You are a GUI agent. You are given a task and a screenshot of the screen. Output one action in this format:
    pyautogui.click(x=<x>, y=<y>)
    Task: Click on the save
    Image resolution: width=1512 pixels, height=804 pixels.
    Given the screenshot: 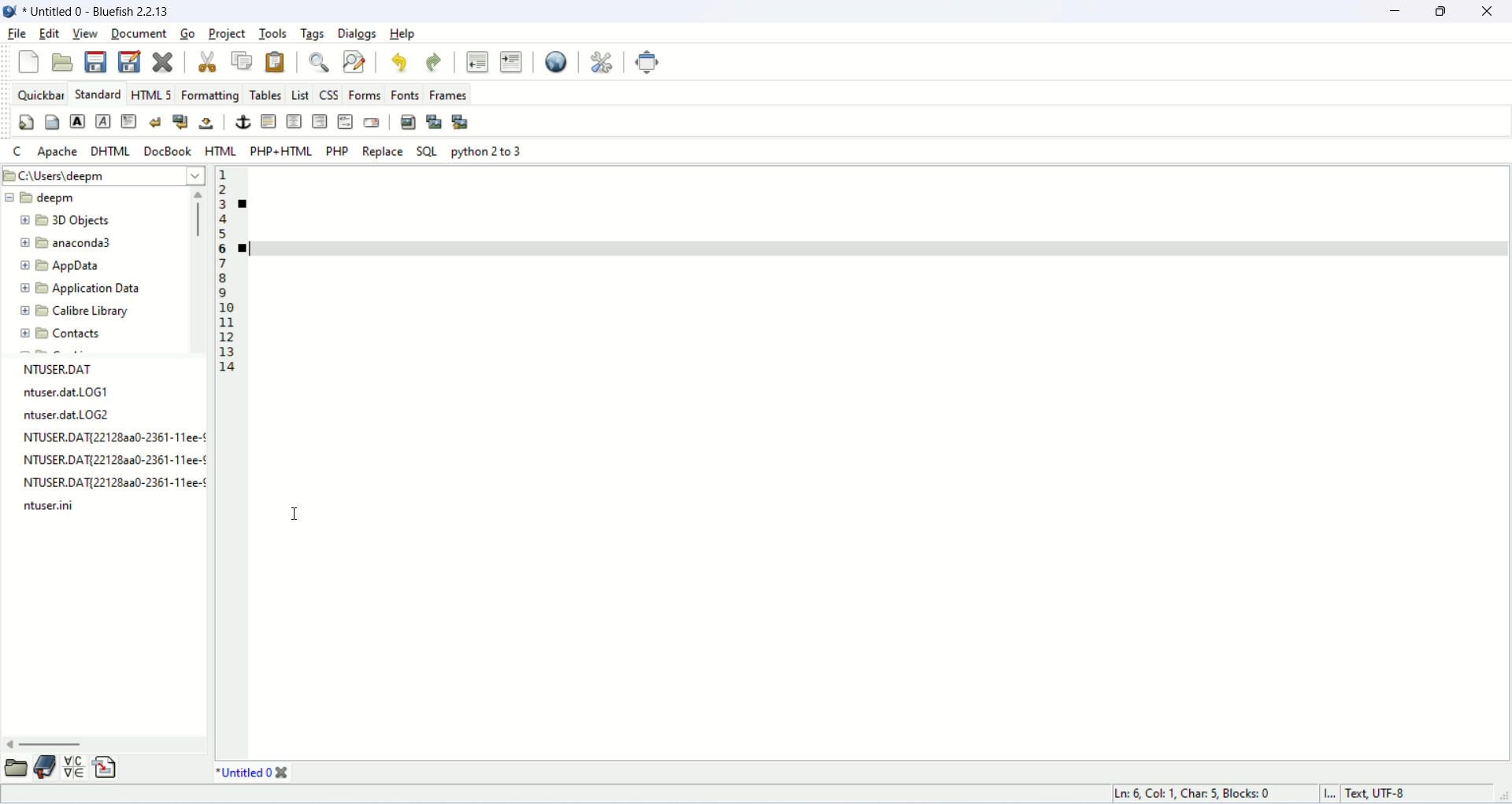 What is the action you would take?
    pyautogui.click(x=98, y=64)
    